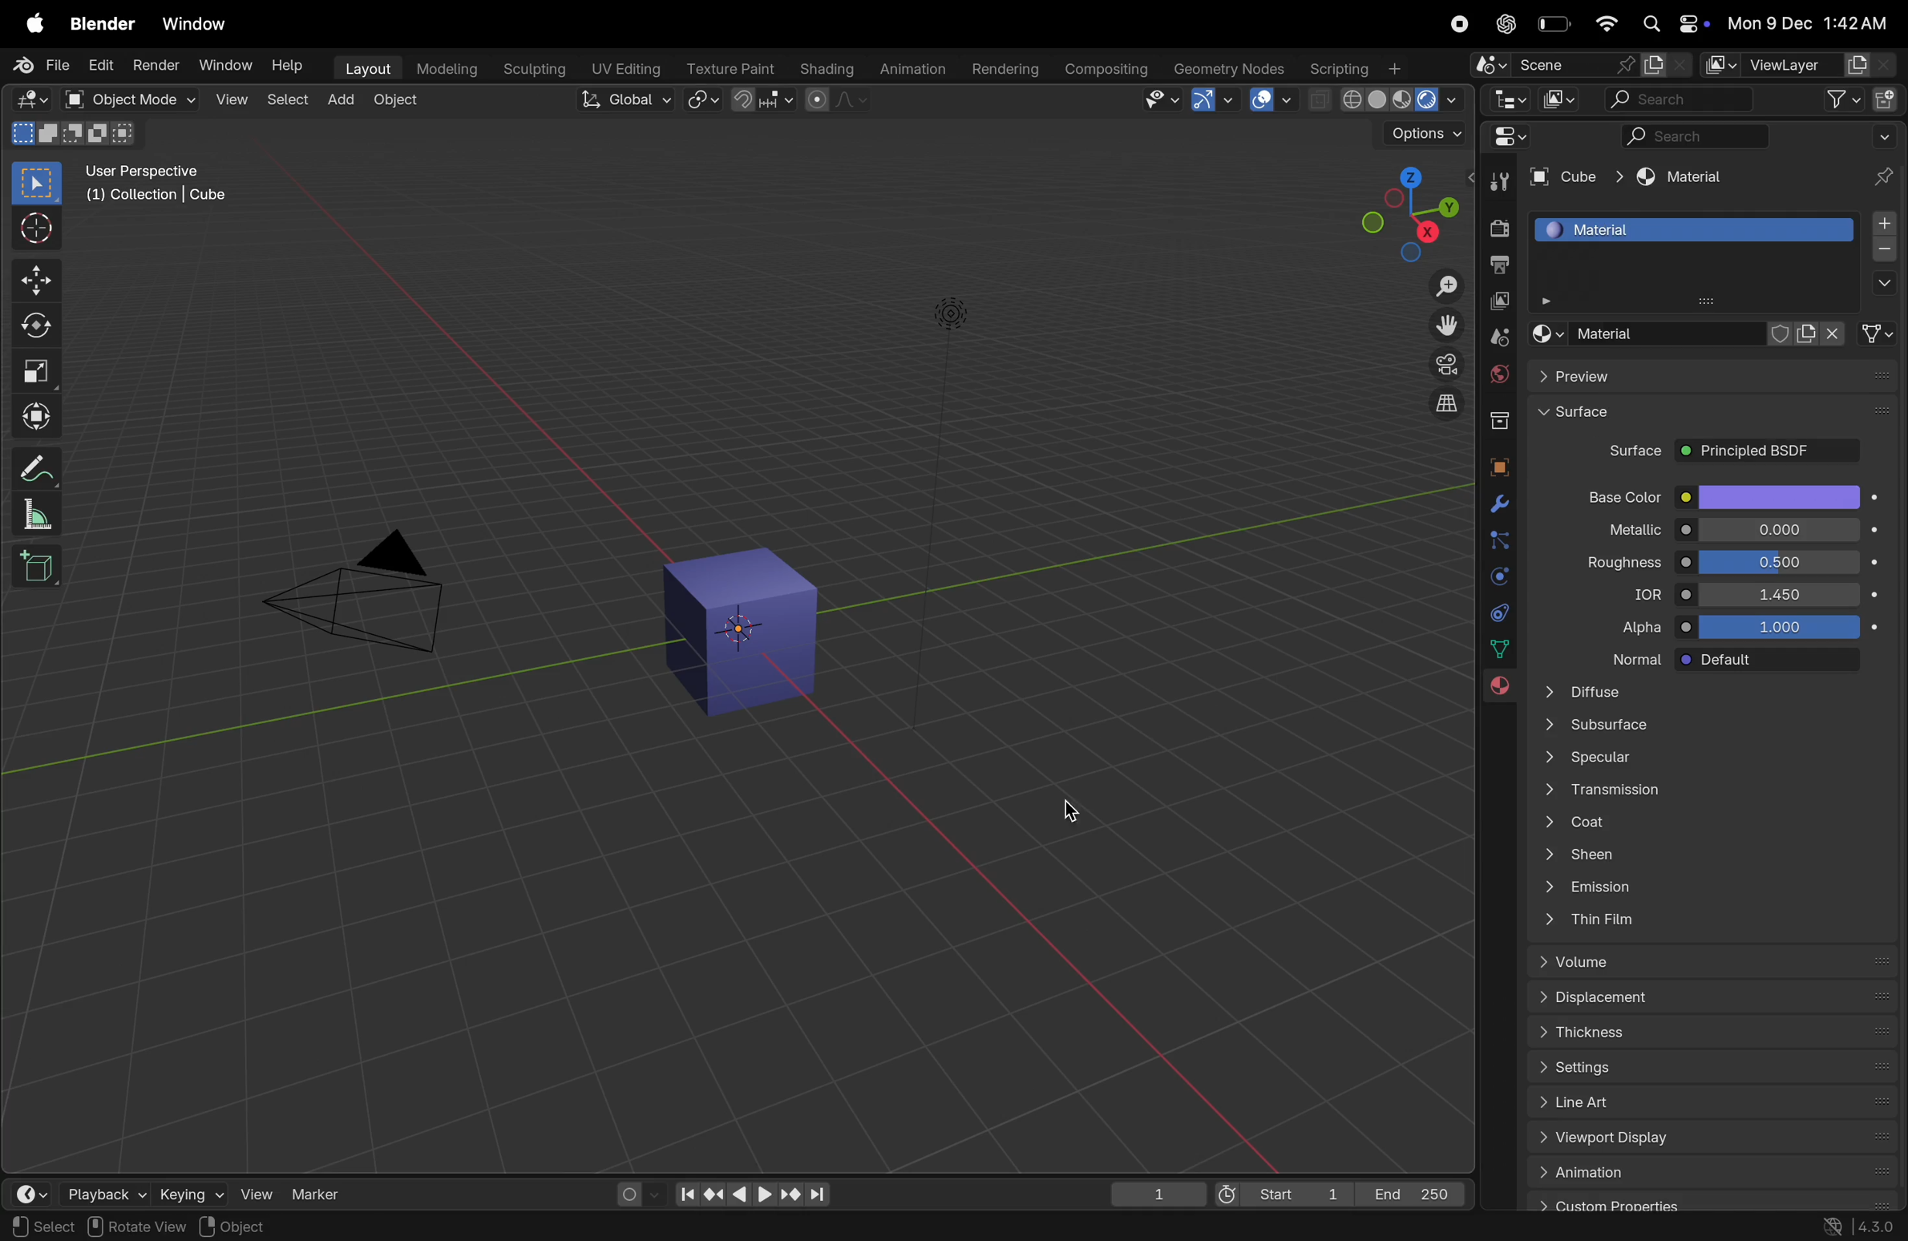 Image resolution: width=1908 pixels, height=1241 pixels. I want to click on Lights, so click(953, 316).